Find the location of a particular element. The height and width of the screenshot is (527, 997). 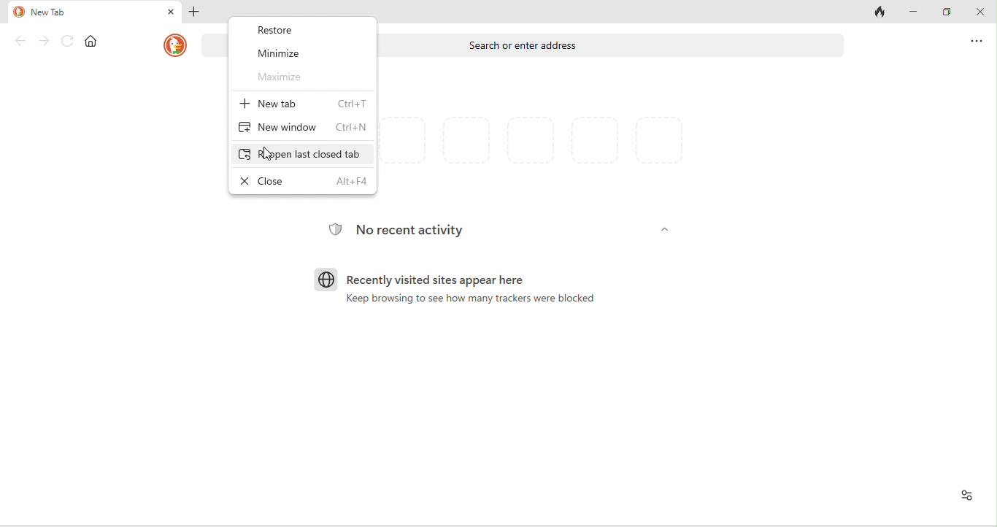

recently visited sites apear here is located at coordinates (477, 279).